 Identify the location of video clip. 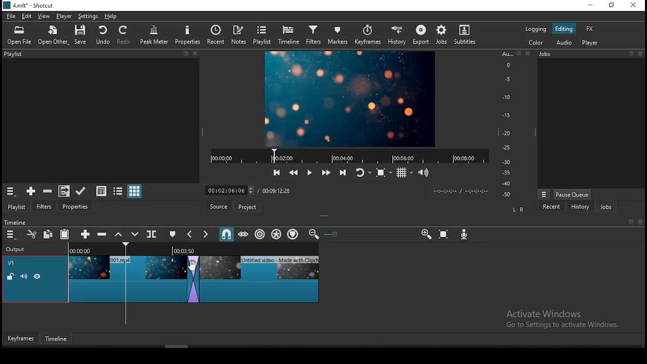
(261, 278).